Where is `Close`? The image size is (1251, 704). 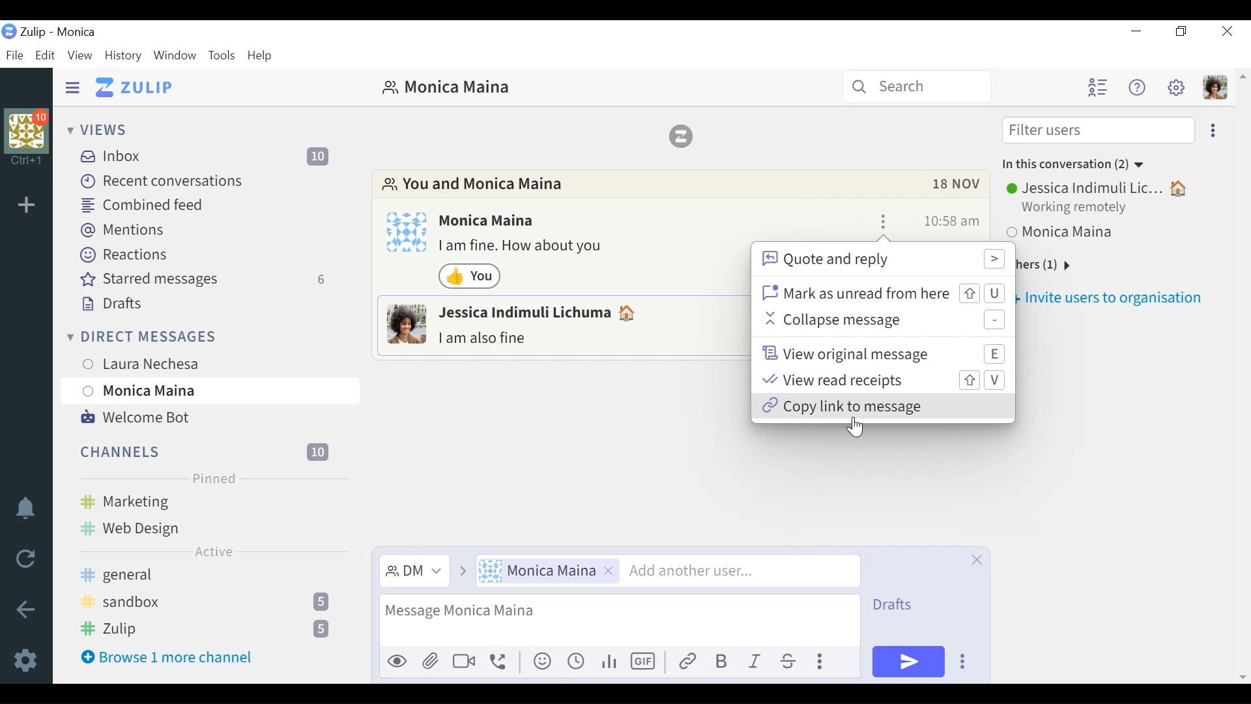 Close is located at coordinates (1226, 33).